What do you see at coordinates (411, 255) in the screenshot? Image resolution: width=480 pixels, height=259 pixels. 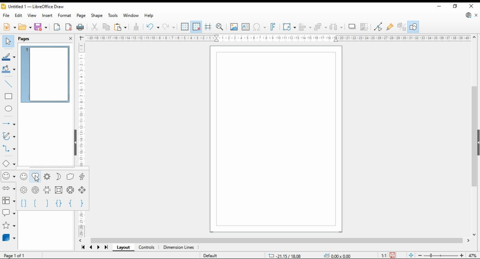 I see `fit page to window` at bounding box center [411, 255].